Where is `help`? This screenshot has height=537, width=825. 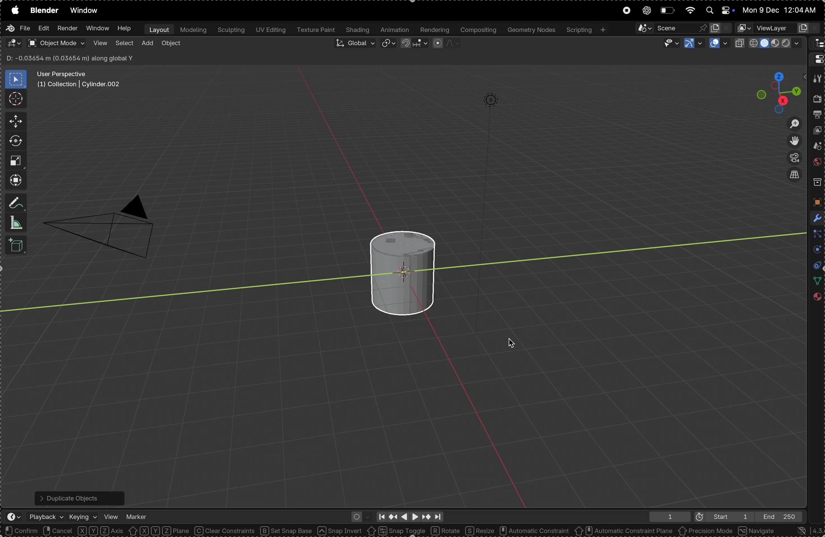
help is located at coordinates (124, 28).